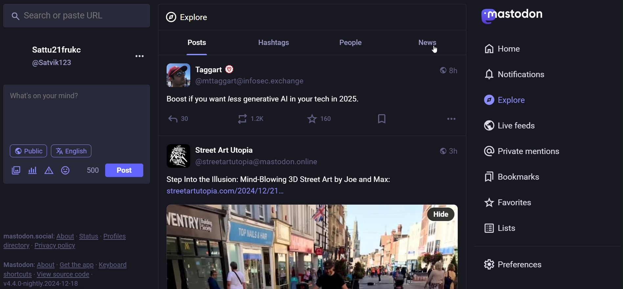 Image resolution: width=623 pixels, height=289 pixels. What do you see at coordinates (457, 68) in the screenshot?
I see `8h` at bounding box center [457, 68].